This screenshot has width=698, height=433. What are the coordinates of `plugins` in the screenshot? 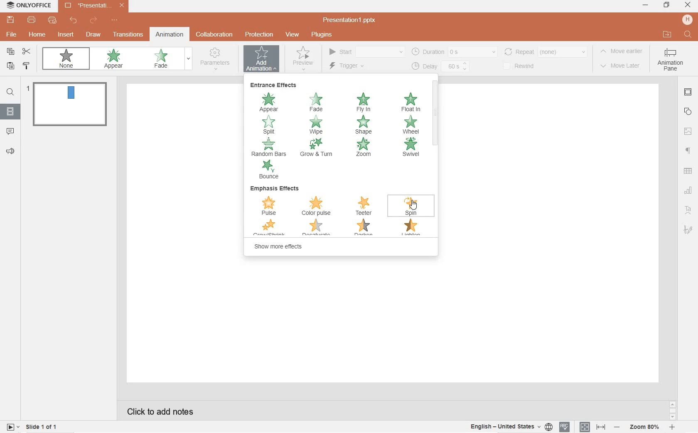 It's located at (321, 34).